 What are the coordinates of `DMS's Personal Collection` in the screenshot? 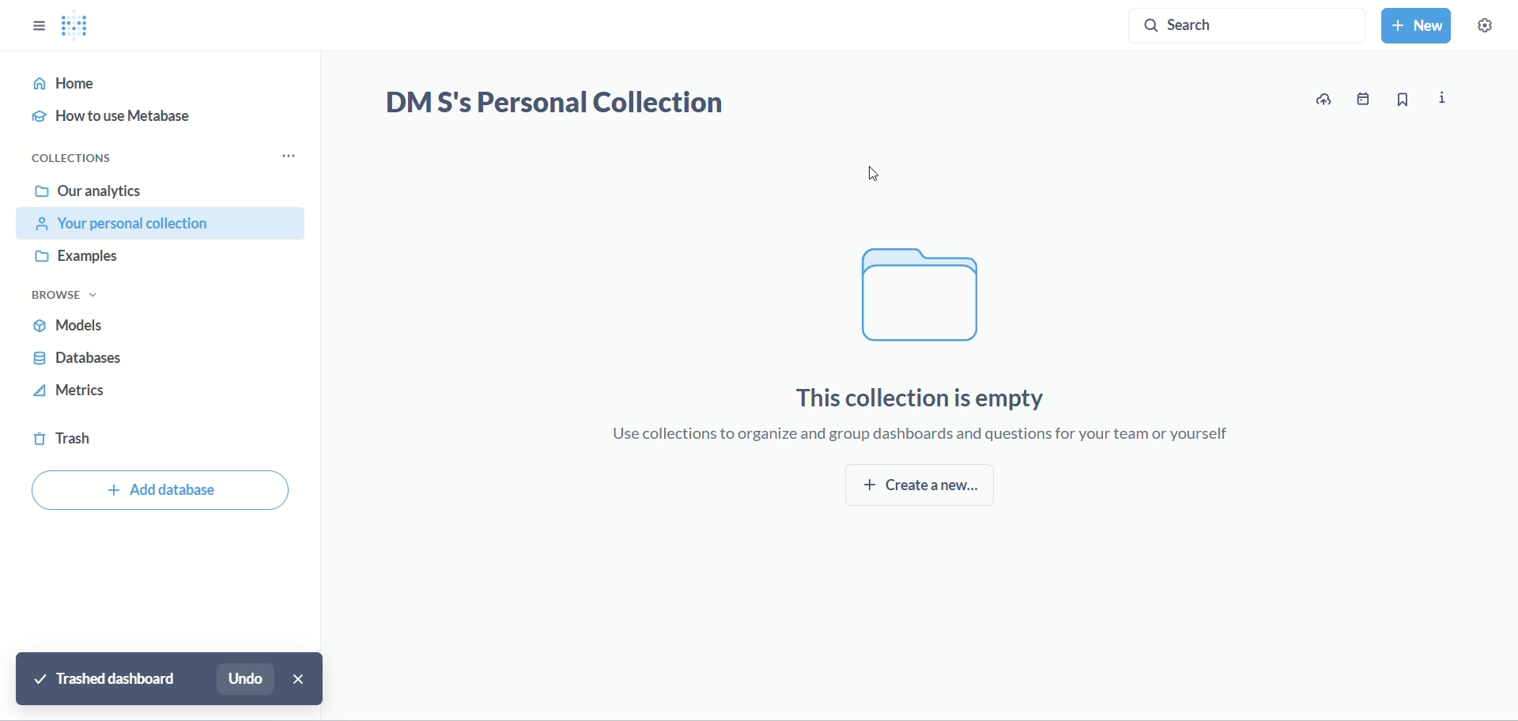 It's located at (553, 104).